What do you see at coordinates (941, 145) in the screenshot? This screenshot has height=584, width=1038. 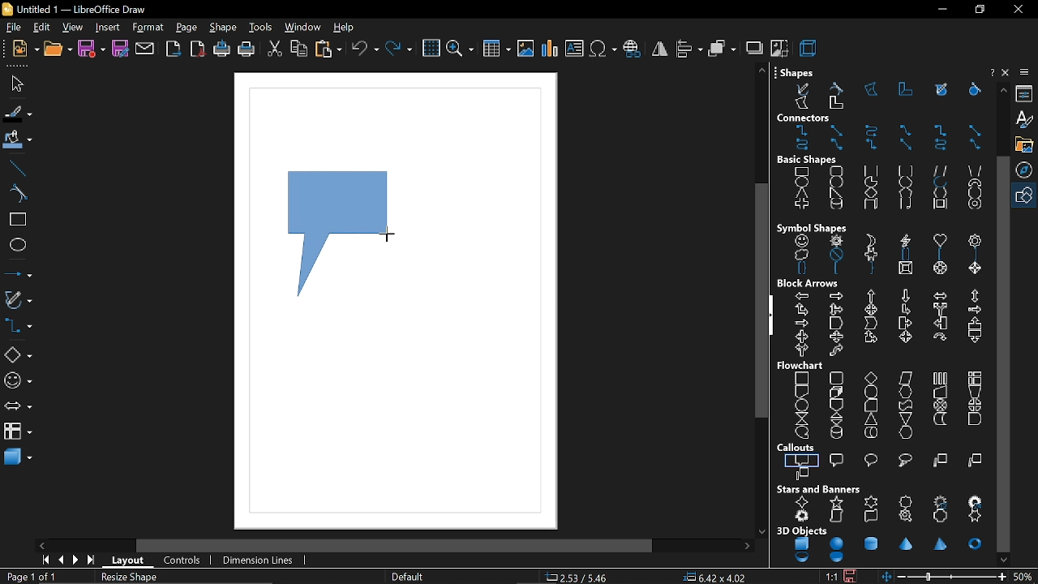 I see `curved connector with arrows` at bounding box center [941, 145].